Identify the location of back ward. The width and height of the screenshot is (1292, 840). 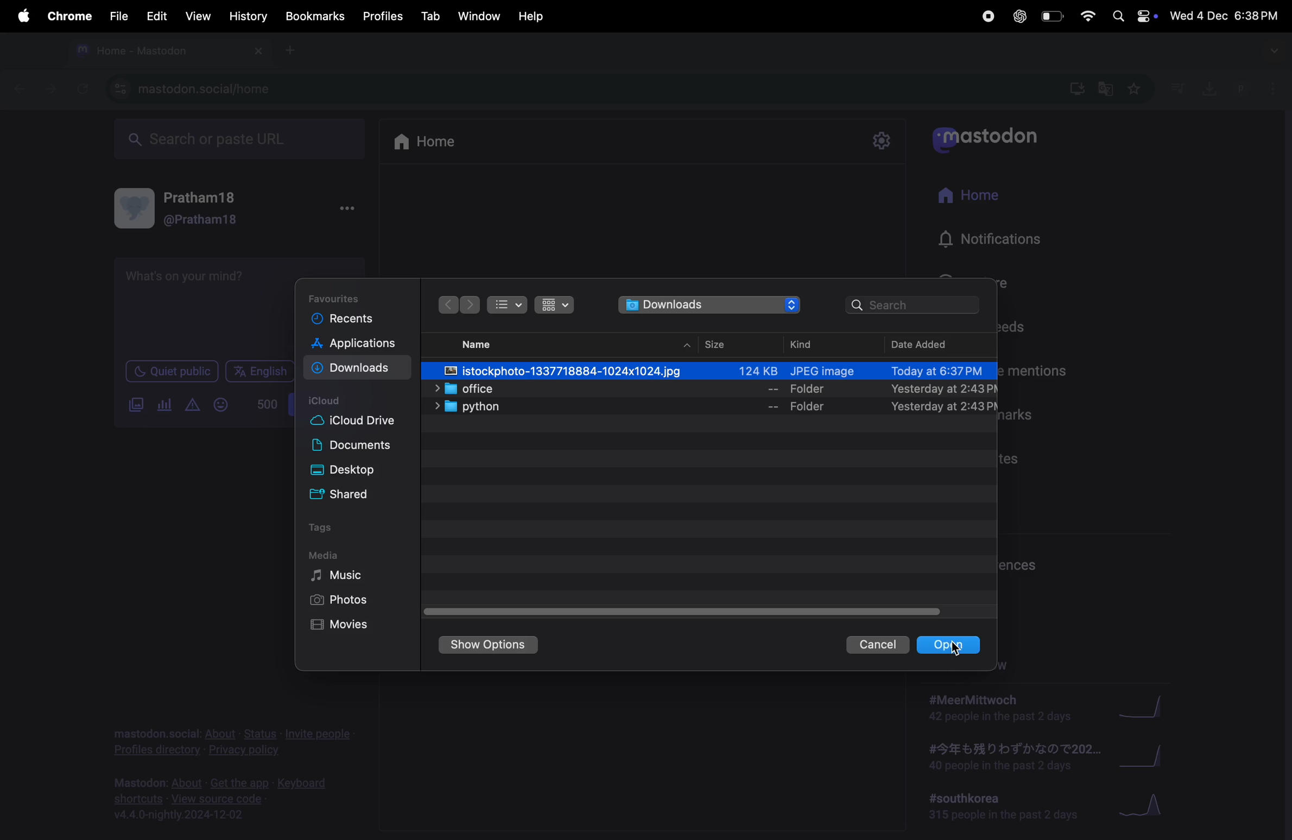
(450, 306).